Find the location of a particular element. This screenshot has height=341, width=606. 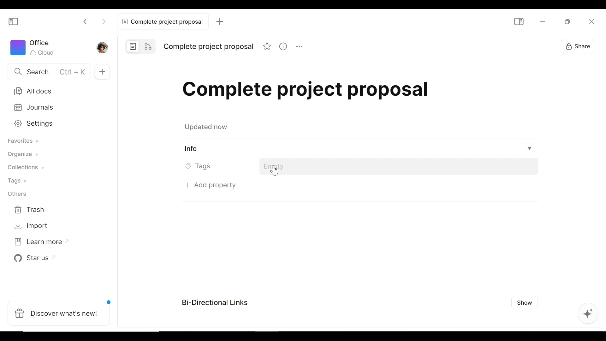

minimize is located at coordinates (543, 21).